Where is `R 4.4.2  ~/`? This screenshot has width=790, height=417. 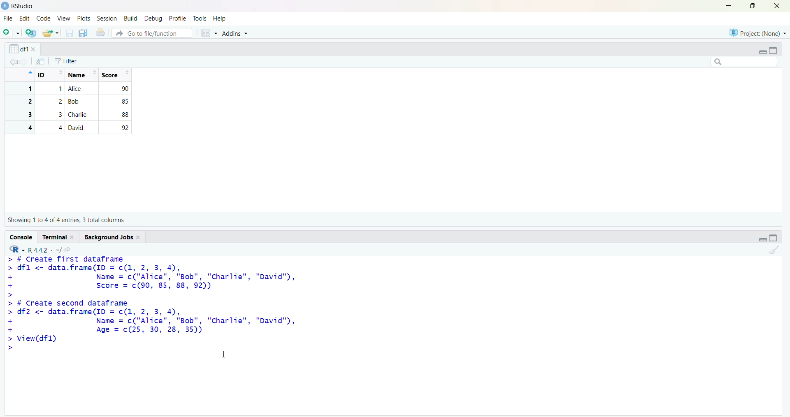 R 4.4.2  ~/ is located at coordinates (44, 250).